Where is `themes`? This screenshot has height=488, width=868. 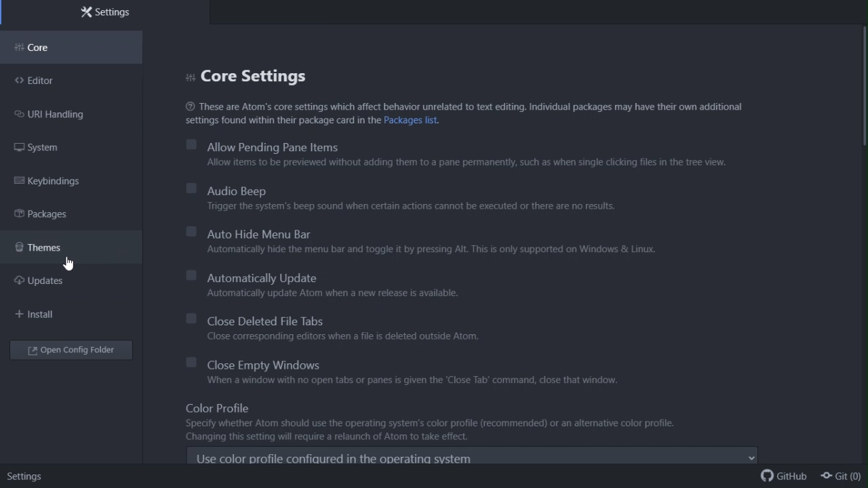
themes is located at coordinates (51, 245).